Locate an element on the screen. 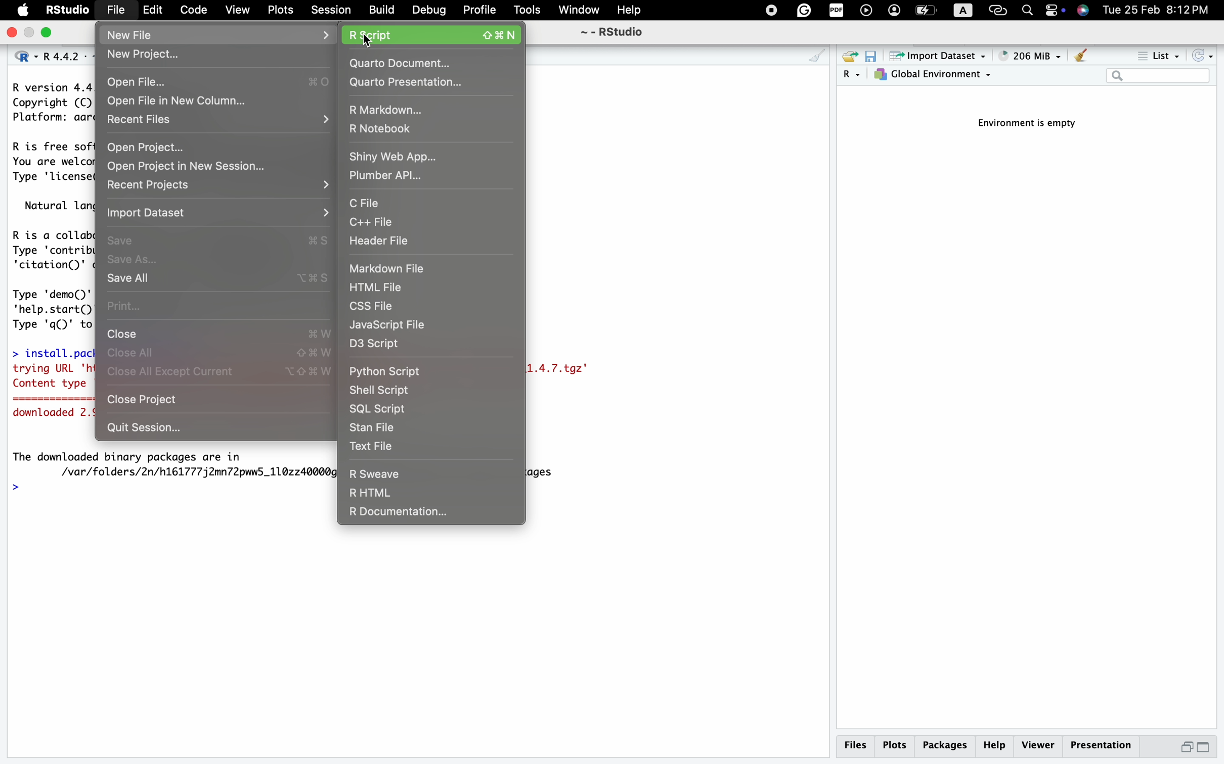  close all is located at coordinates (220, 353).